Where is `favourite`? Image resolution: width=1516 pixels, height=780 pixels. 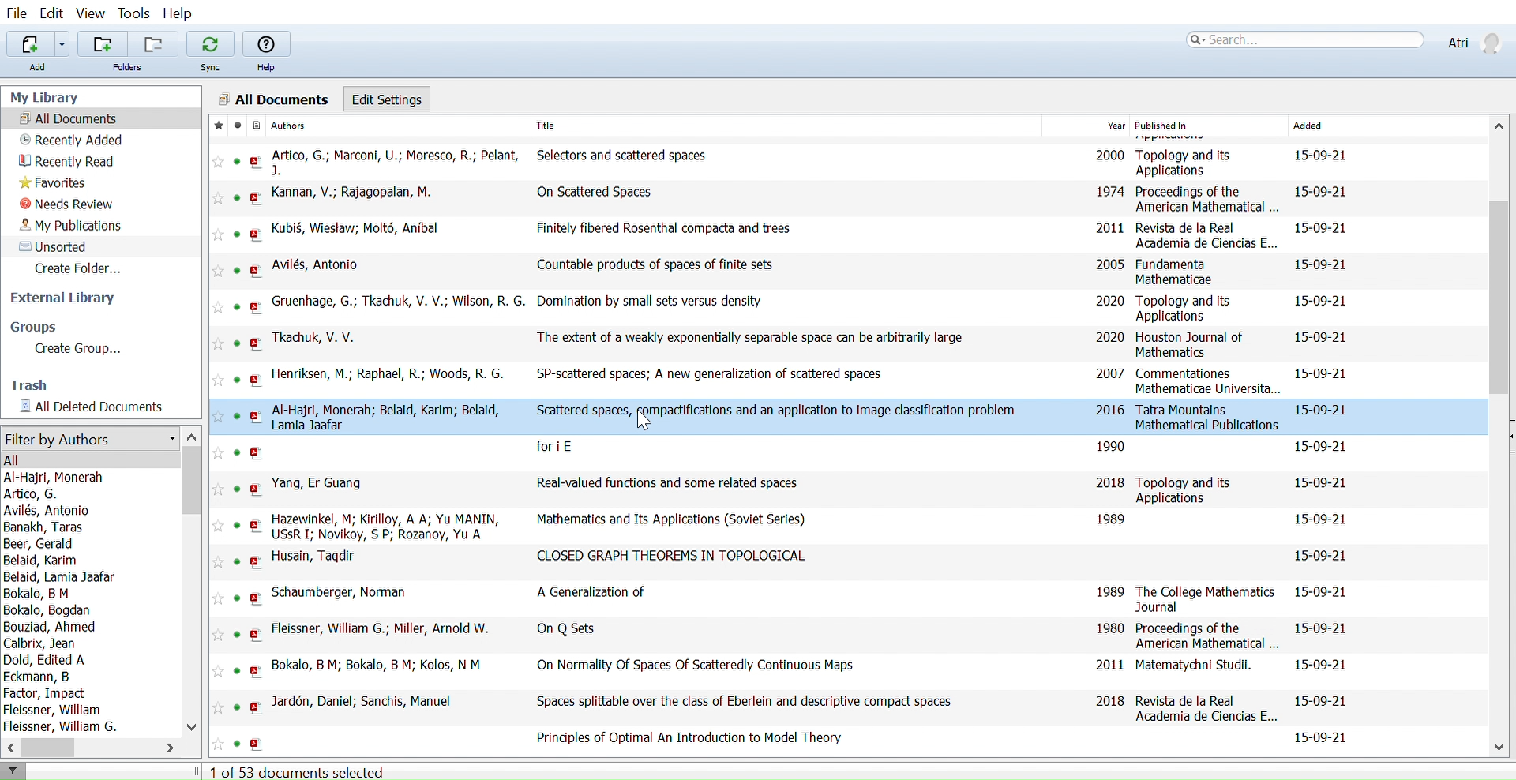
favourite is located at coordinates (214, 343).